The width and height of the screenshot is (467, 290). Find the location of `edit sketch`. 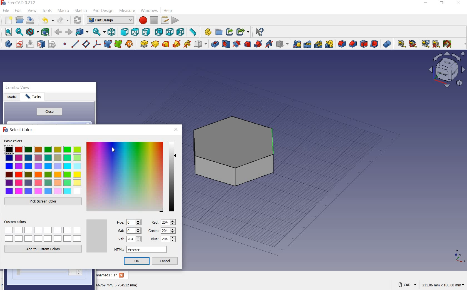

edit sketch is located at coordinates (31, 44).